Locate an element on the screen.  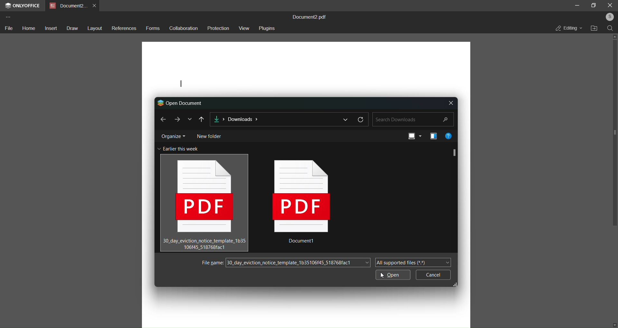
minimize is located at coordinates (577, 5).